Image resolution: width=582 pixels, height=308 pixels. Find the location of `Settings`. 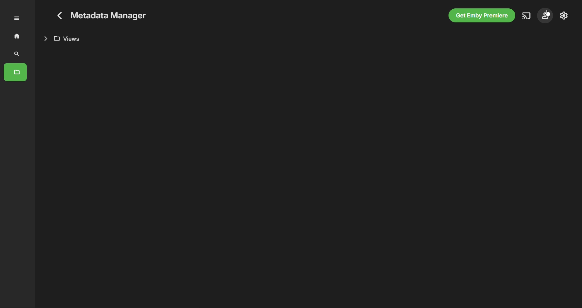

Settings is located at coordinates (564, 16).